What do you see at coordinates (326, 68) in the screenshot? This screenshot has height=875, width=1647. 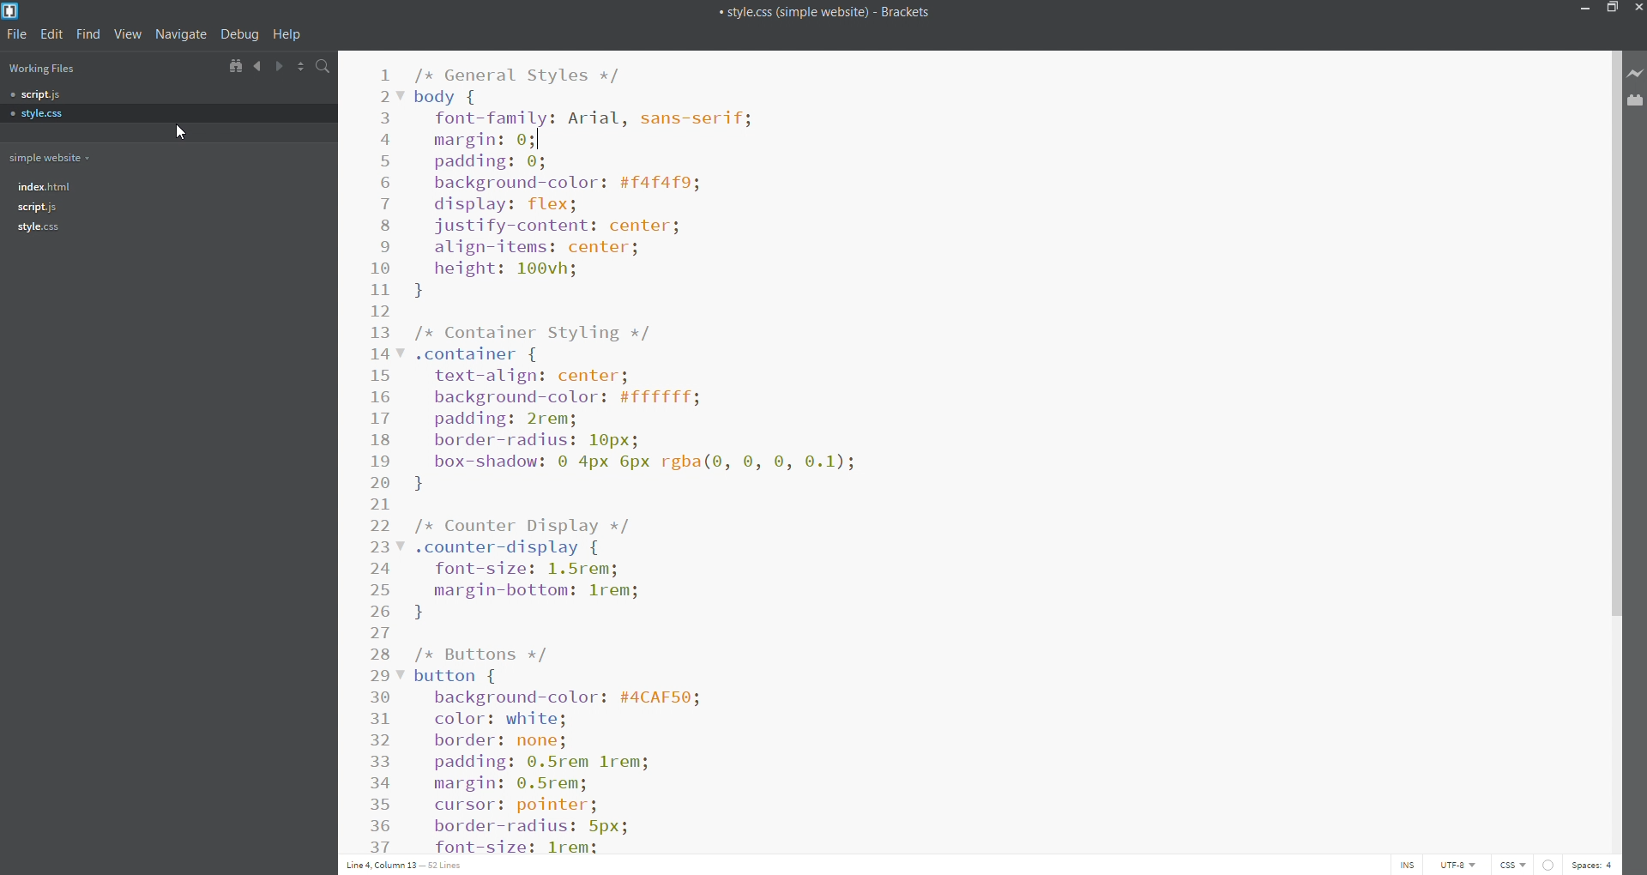 I see `search` at bounding box center [326, 68].